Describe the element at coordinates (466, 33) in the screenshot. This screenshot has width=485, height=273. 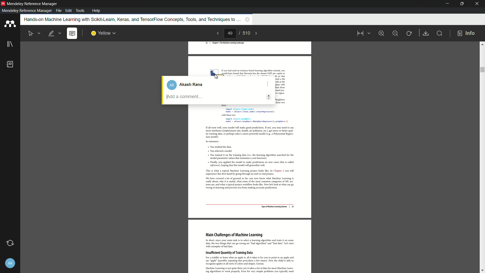
I see `info` at that location.